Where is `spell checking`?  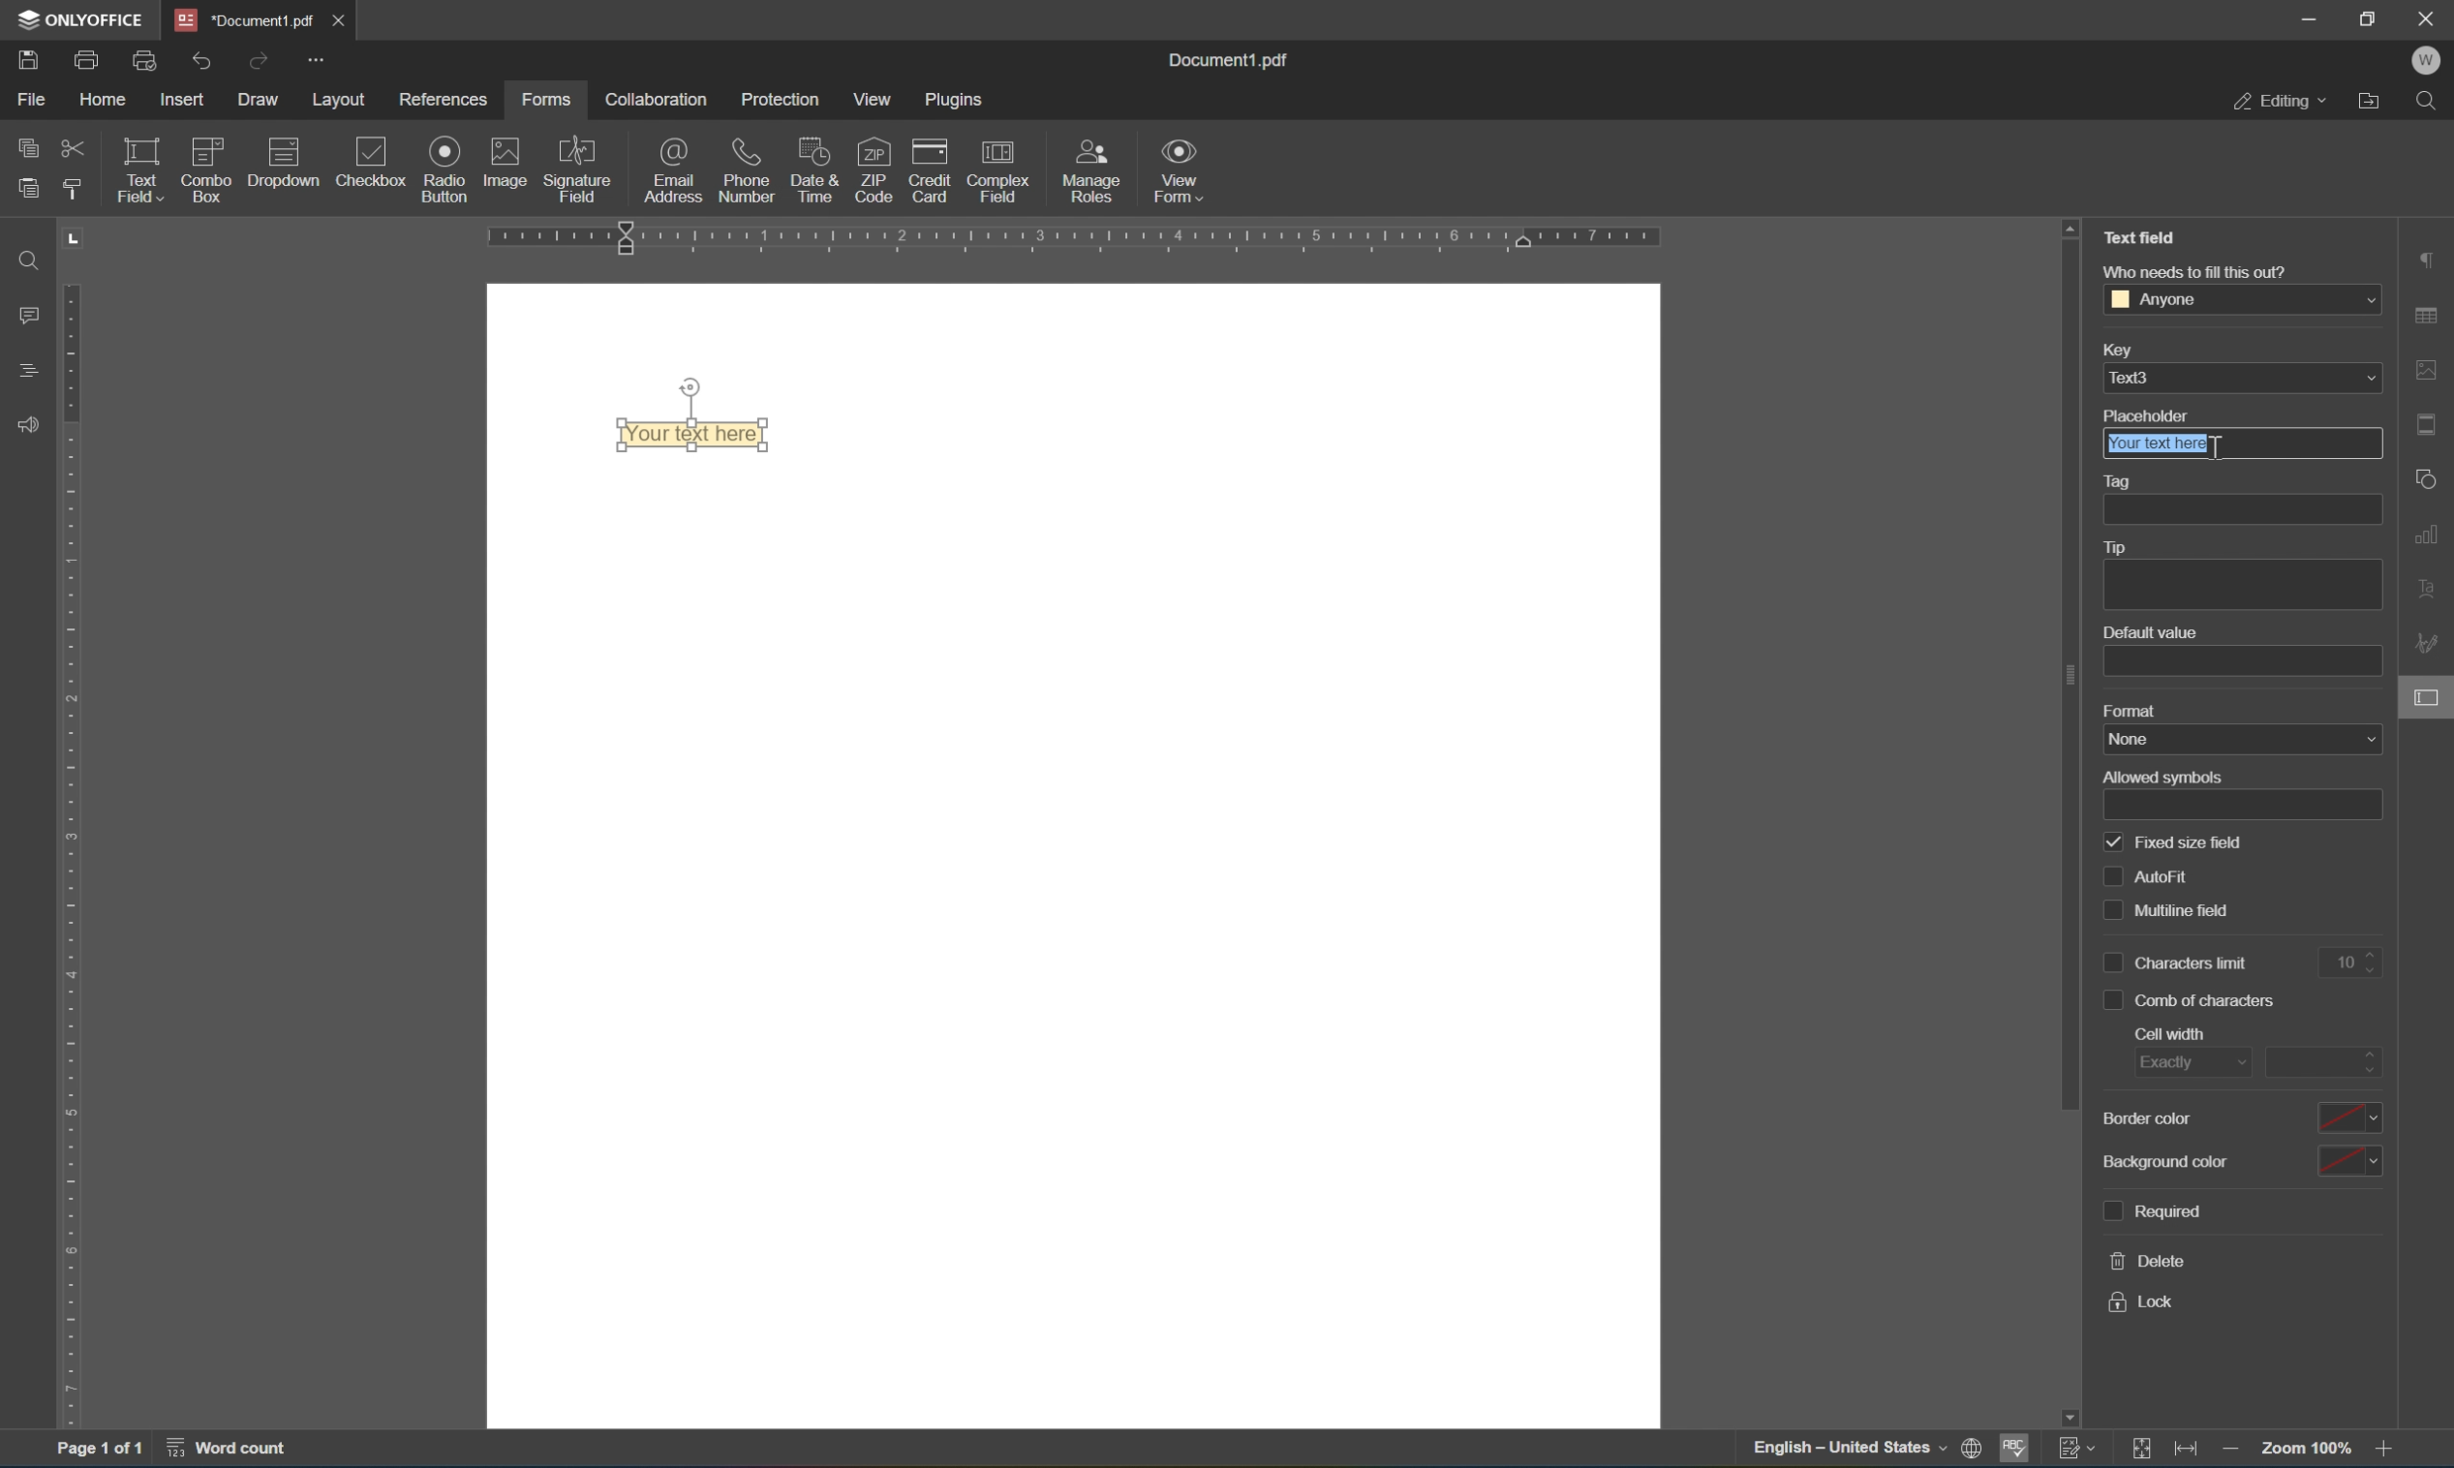 spell checking is located at coordinates (2017, 1450).